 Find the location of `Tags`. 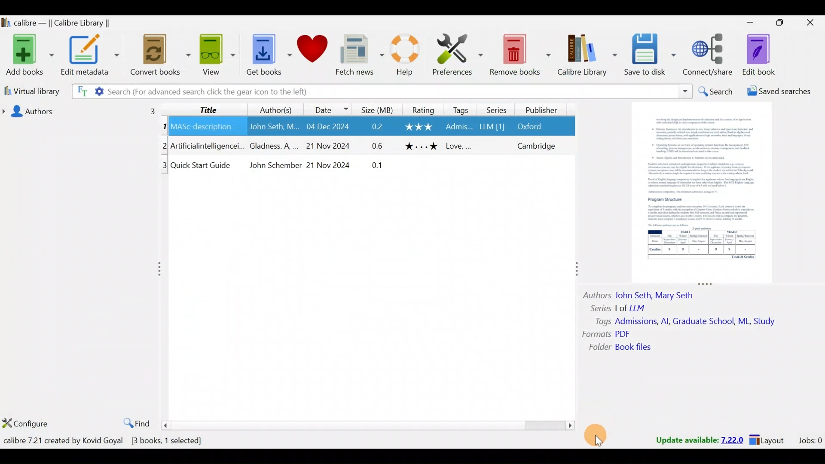

Tags is located at coordinates (460, 109).